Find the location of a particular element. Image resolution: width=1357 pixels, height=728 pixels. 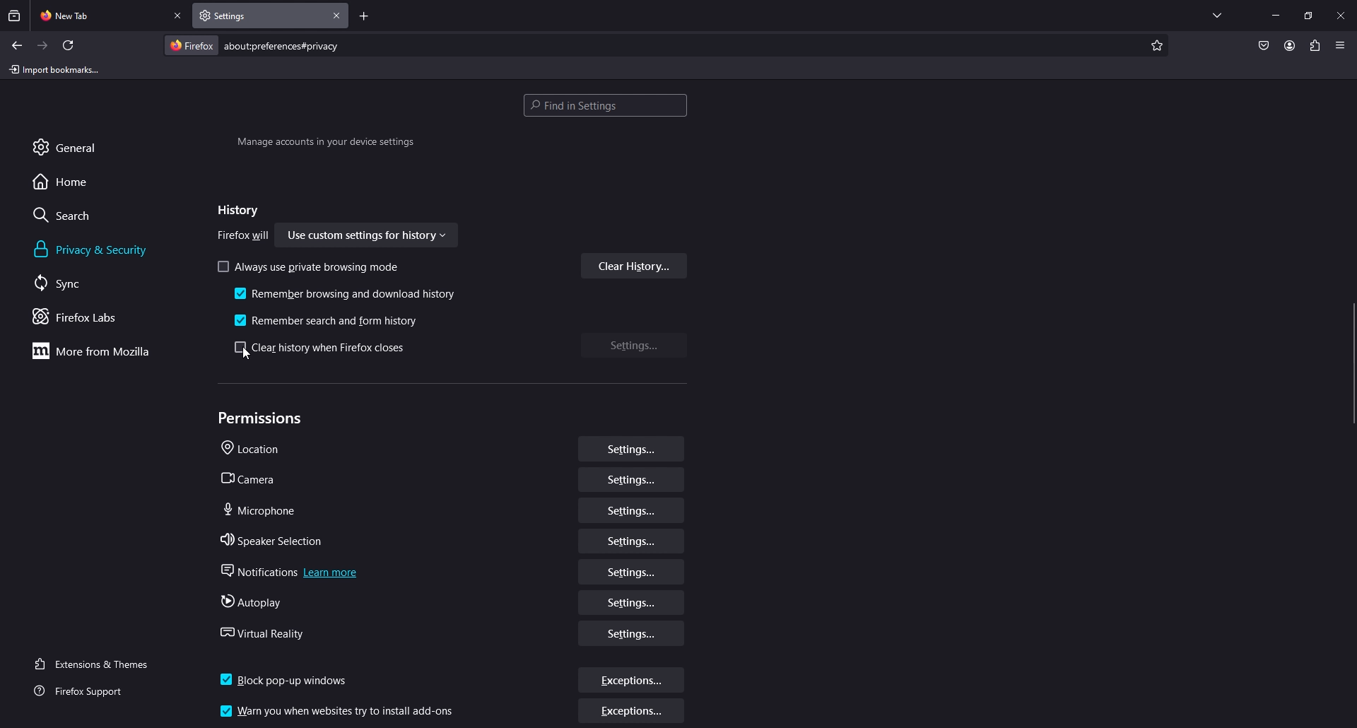

close tab is located at coordinates (179, 16).